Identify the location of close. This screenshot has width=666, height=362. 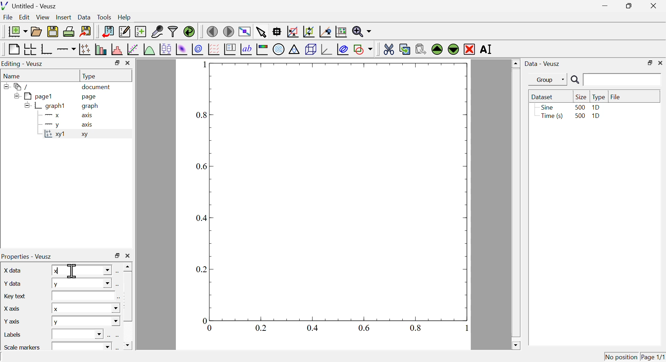
(655, 5).